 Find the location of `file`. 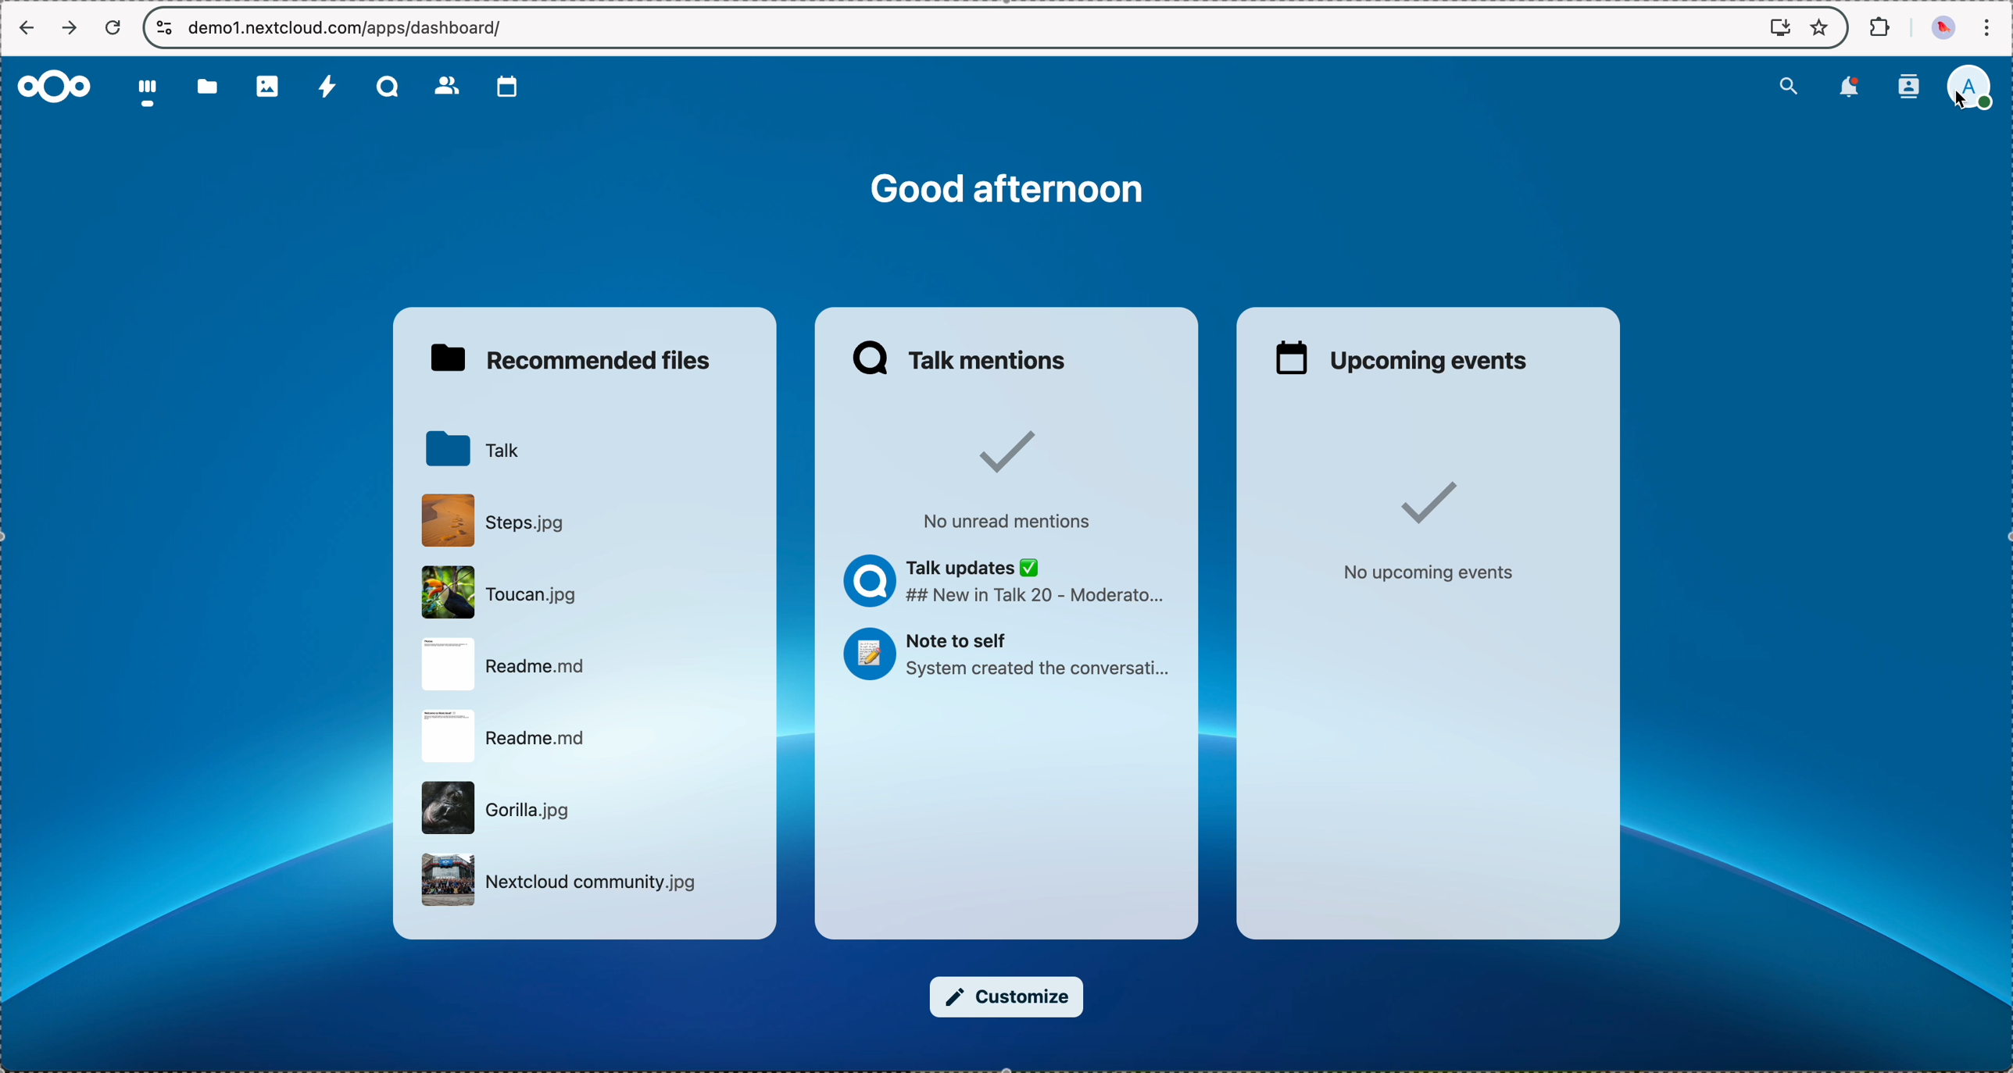

file is located at coordinates (507, 735).